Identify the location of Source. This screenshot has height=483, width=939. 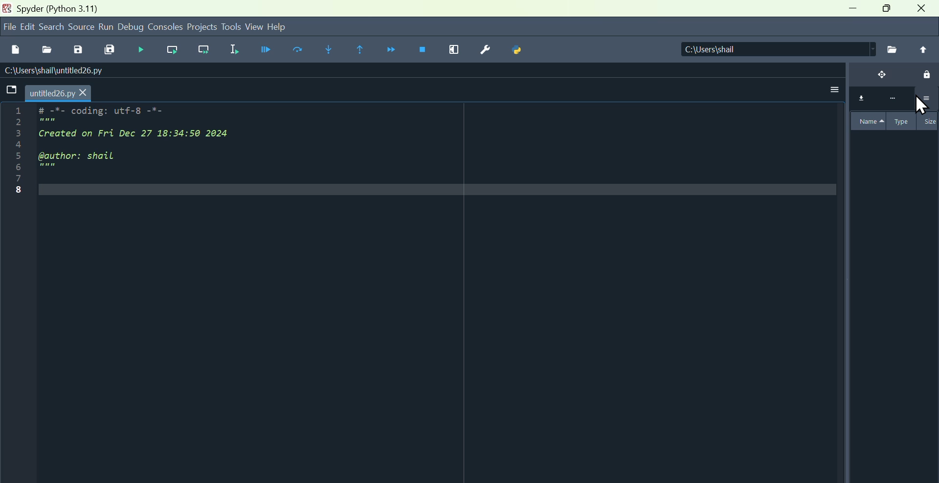
(81, 27).